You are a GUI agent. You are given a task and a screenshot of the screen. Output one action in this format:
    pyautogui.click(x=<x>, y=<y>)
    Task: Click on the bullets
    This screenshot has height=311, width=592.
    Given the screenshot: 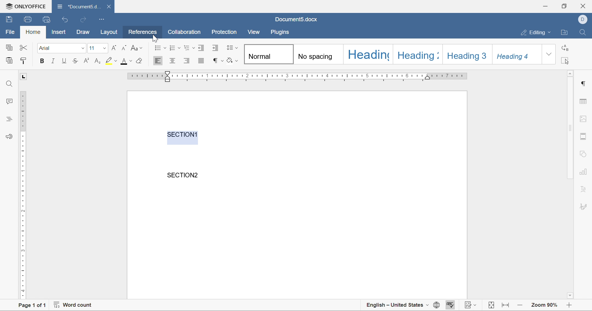 What is the action you would take?
    pyautogui.click(x=161, y=47)
    